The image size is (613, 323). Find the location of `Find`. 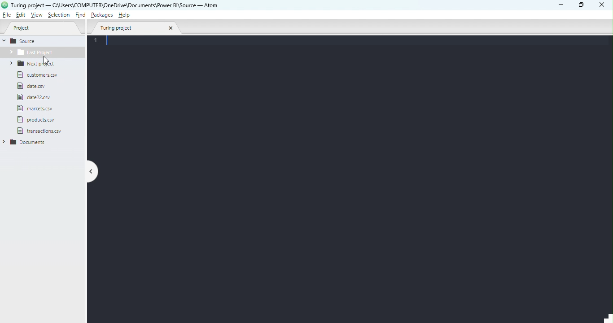

Find is located at coordinates (80, 16).